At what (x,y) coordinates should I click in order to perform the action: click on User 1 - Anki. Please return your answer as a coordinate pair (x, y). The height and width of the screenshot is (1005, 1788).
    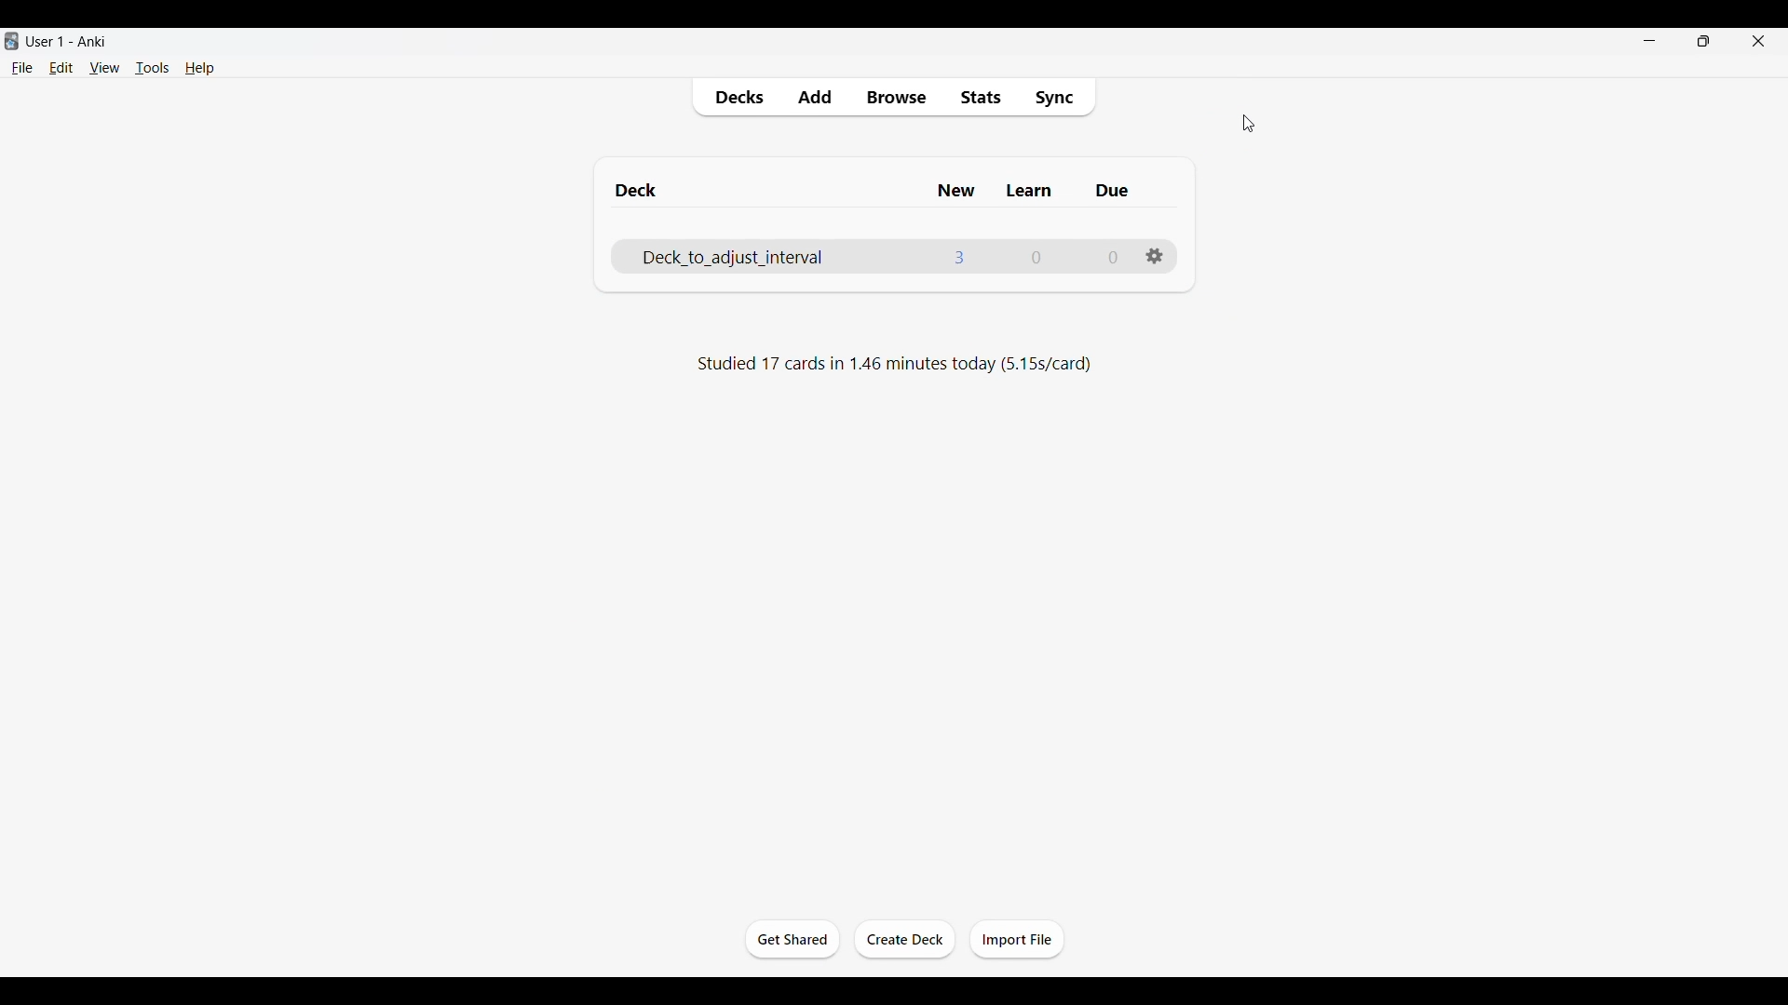
    Looking at the image, I should click on (69, 41).